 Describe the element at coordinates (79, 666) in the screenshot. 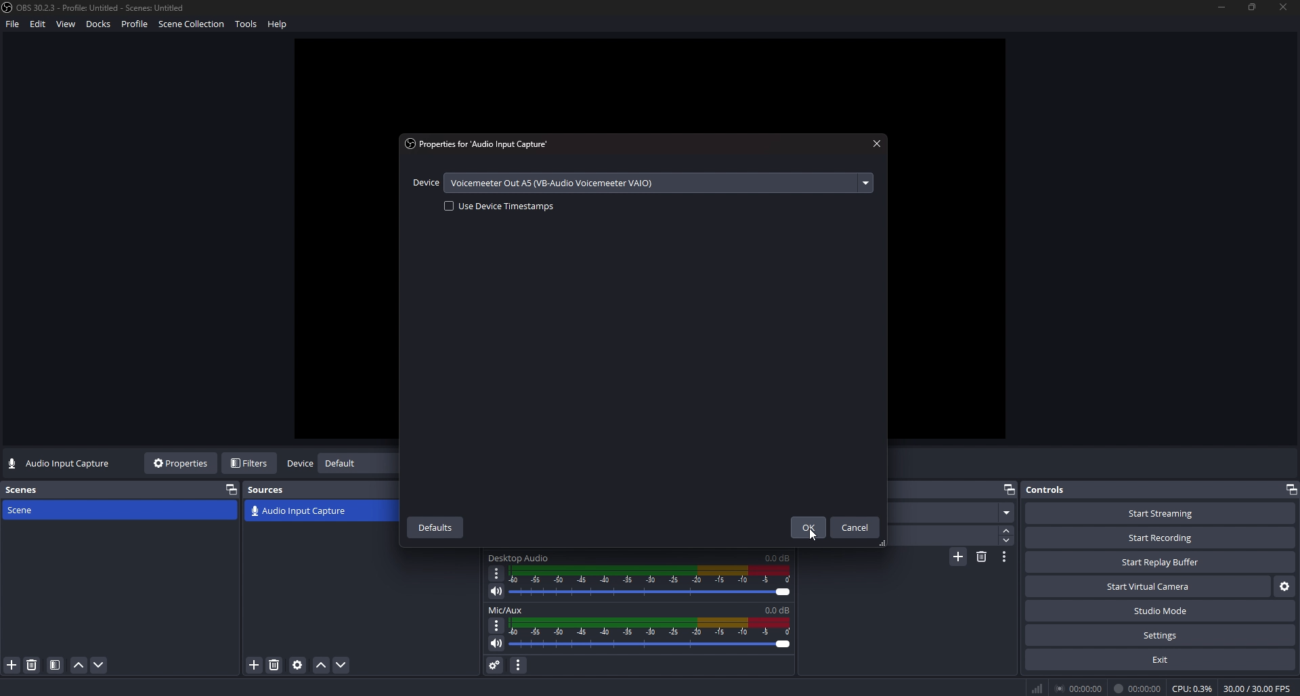

I see `move scene up` at that location.